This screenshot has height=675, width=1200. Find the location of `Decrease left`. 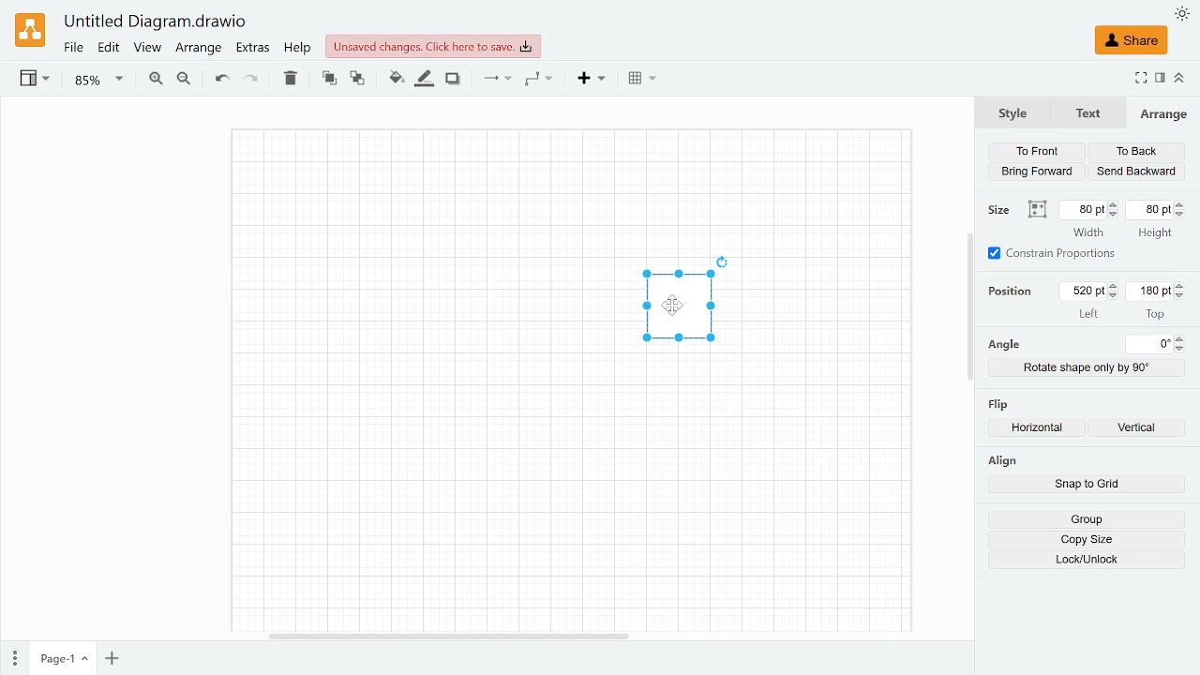

Decrease left is located at coordinates (1116, 296).